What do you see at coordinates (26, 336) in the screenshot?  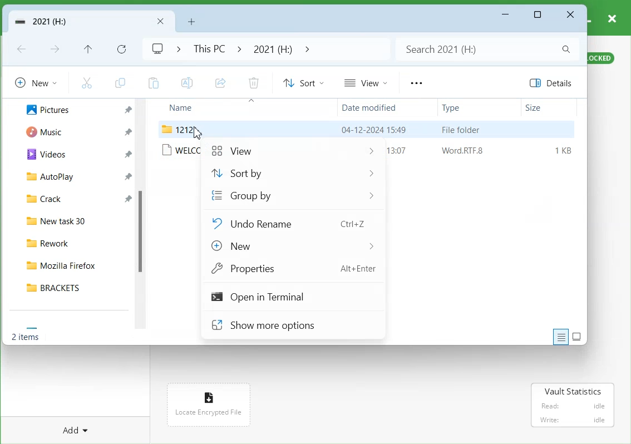 I see `Text` at bounding box center [26, 336].